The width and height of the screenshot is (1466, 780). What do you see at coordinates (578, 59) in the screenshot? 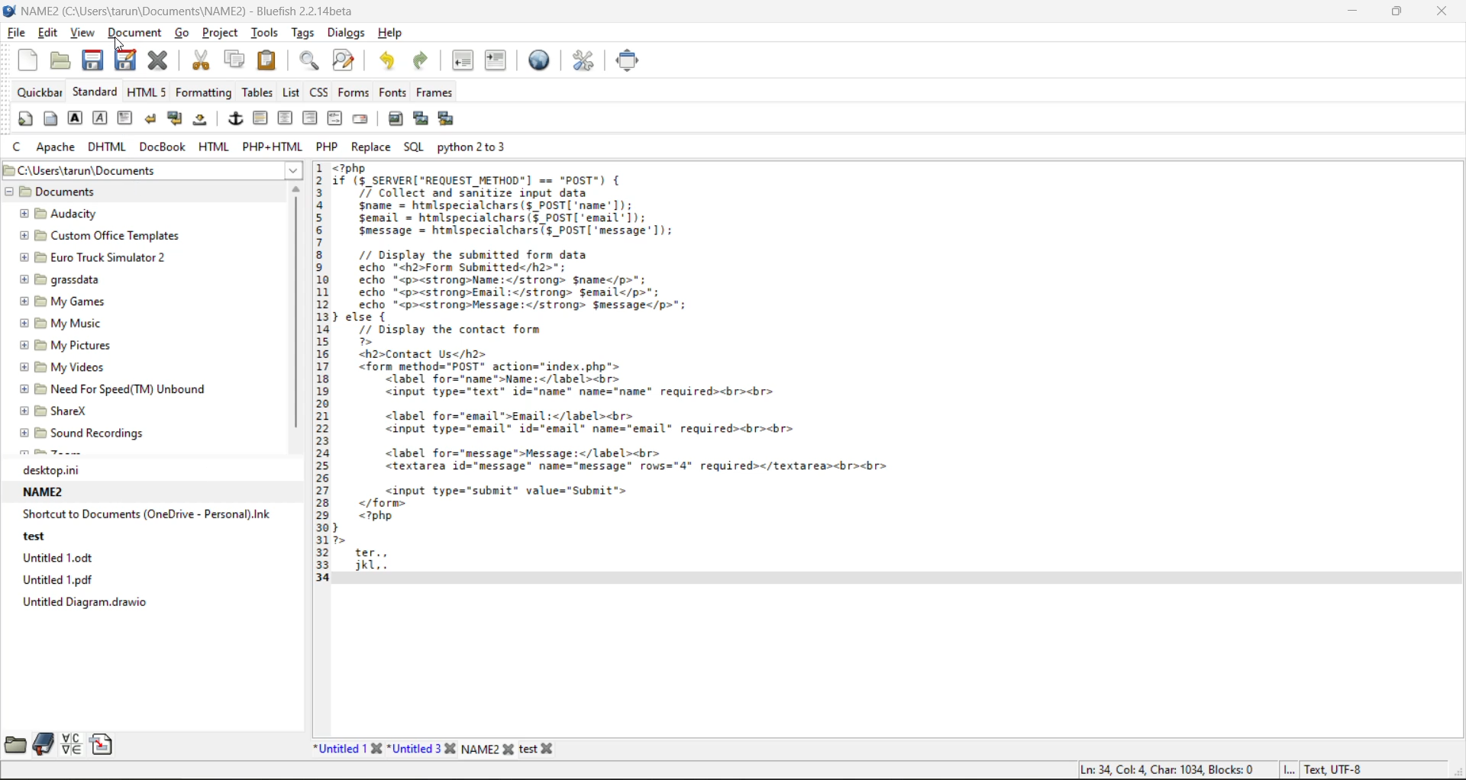
I see `edit preferences` at bounding box center [578, 59].